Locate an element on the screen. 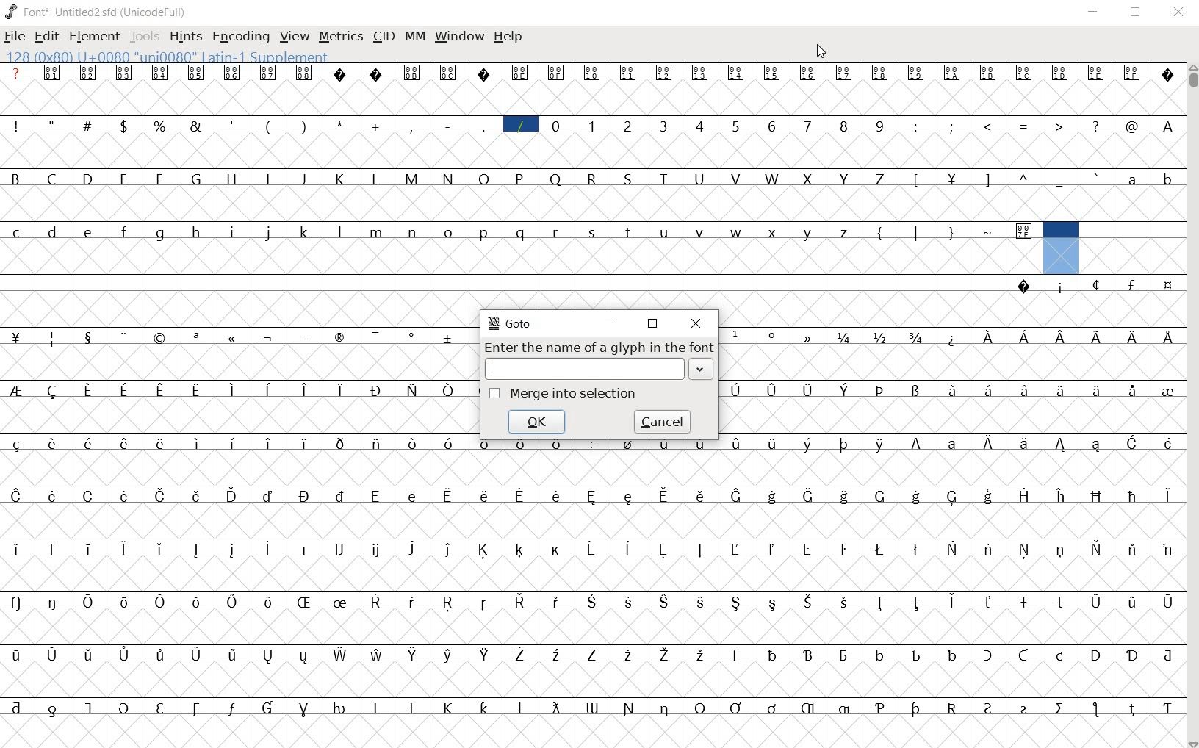 The width and height of the screenshot is (1199, 748). Symbol is located at coordinates (557, 442).